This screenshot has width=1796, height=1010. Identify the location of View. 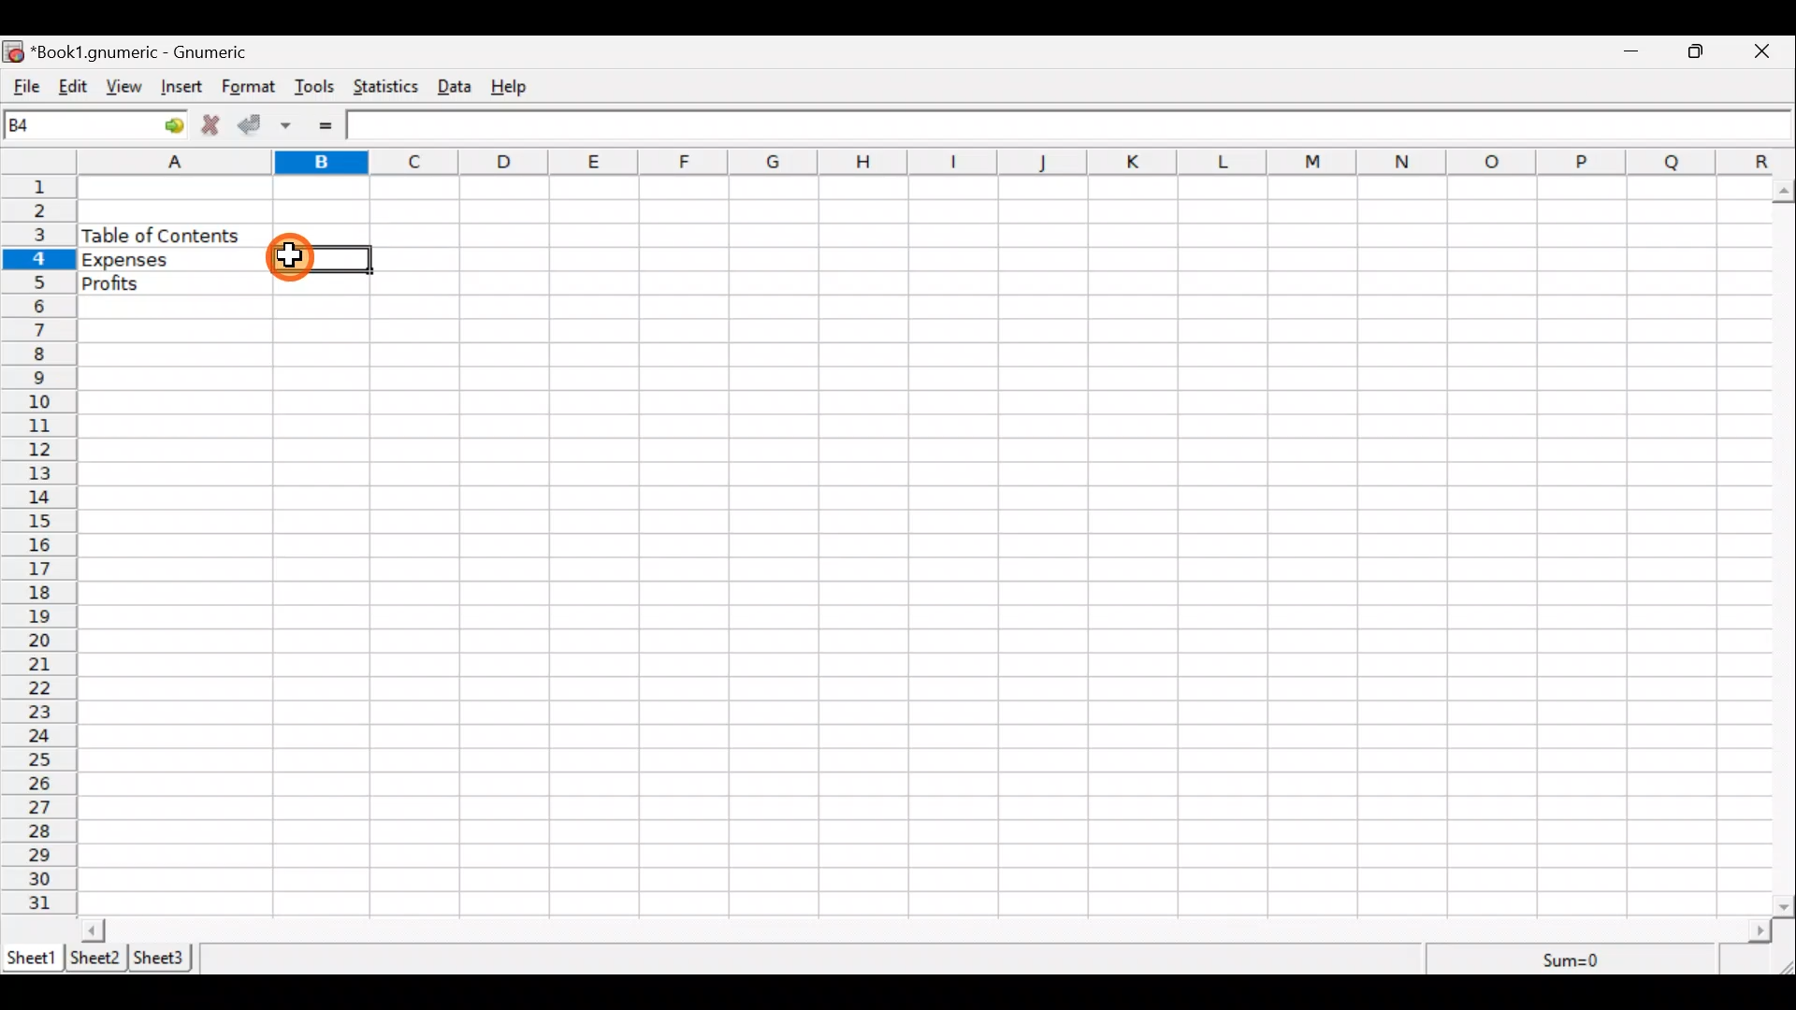
(124, 87).